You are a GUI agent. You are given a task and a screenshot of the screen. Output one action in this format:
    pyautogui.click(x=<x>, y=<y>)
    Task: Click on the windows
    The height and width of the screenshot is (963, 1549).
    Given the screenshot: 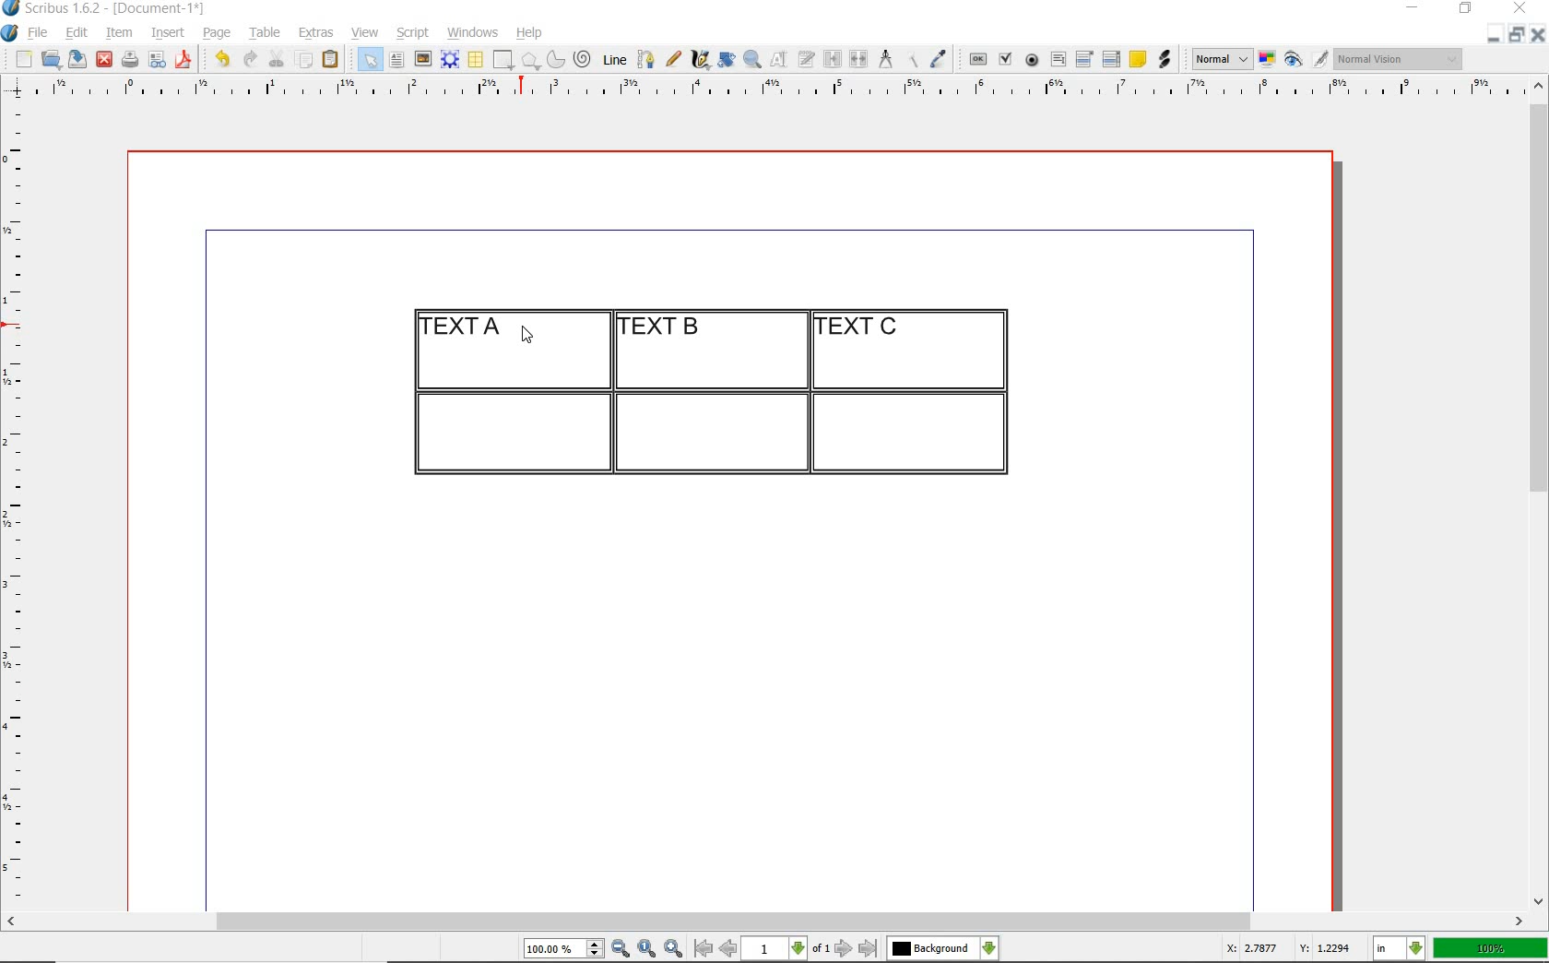 What is the action you would take?
    pyautogui.click(x=474, y=33)
    